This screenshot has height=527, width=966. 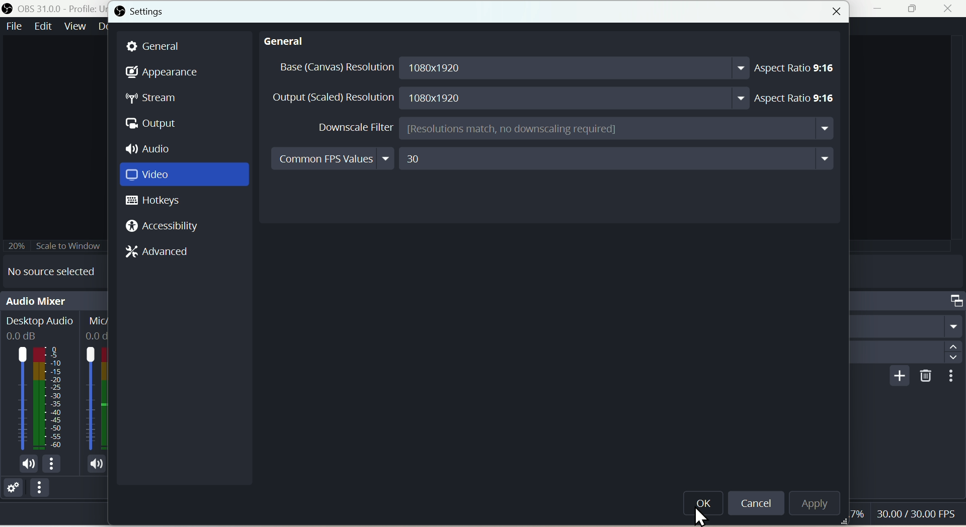 What do you see at coordinates (881, 10) in the screenshot?
I see `minimise` at bounding box center [881, 10].